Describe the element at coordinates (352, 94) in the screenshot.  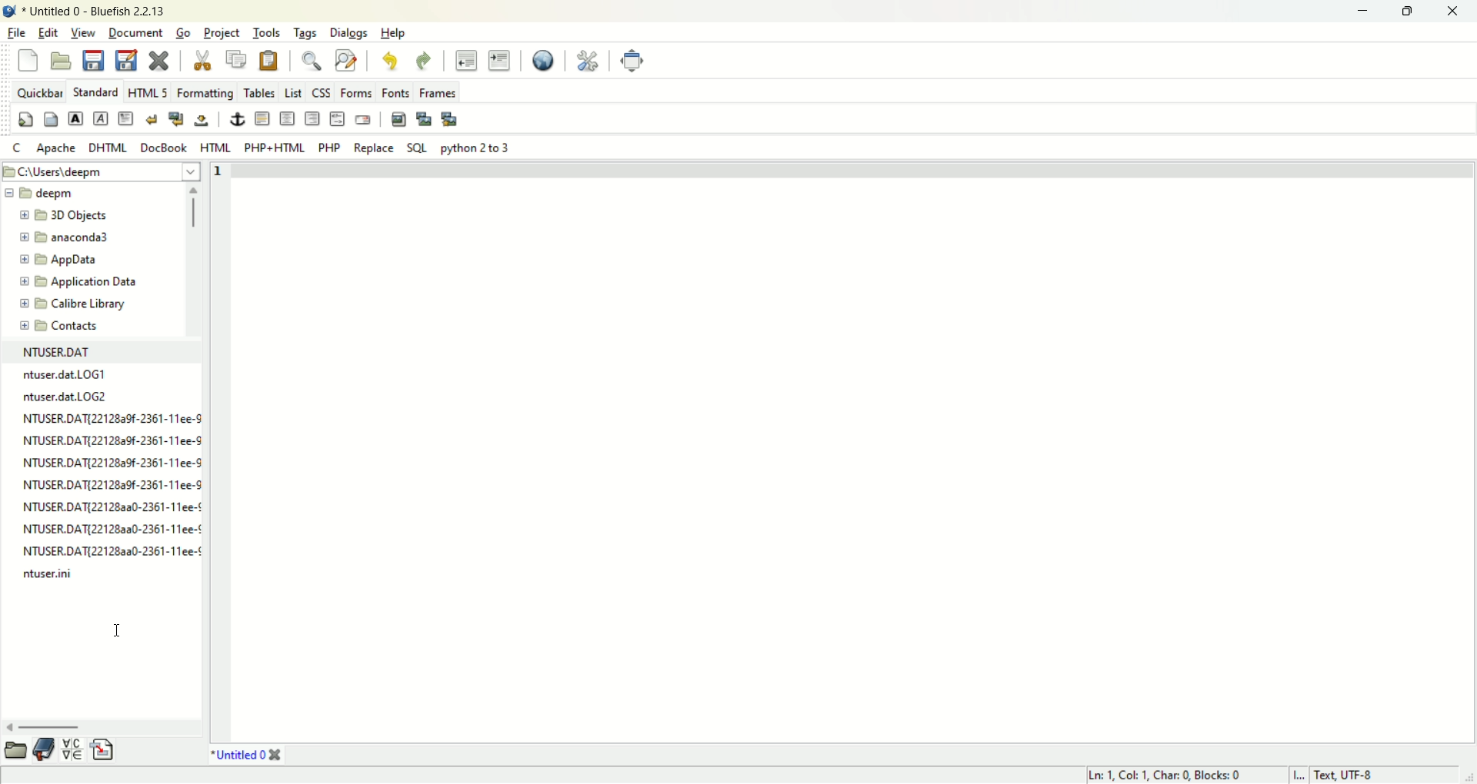
I see `forms` at that location.